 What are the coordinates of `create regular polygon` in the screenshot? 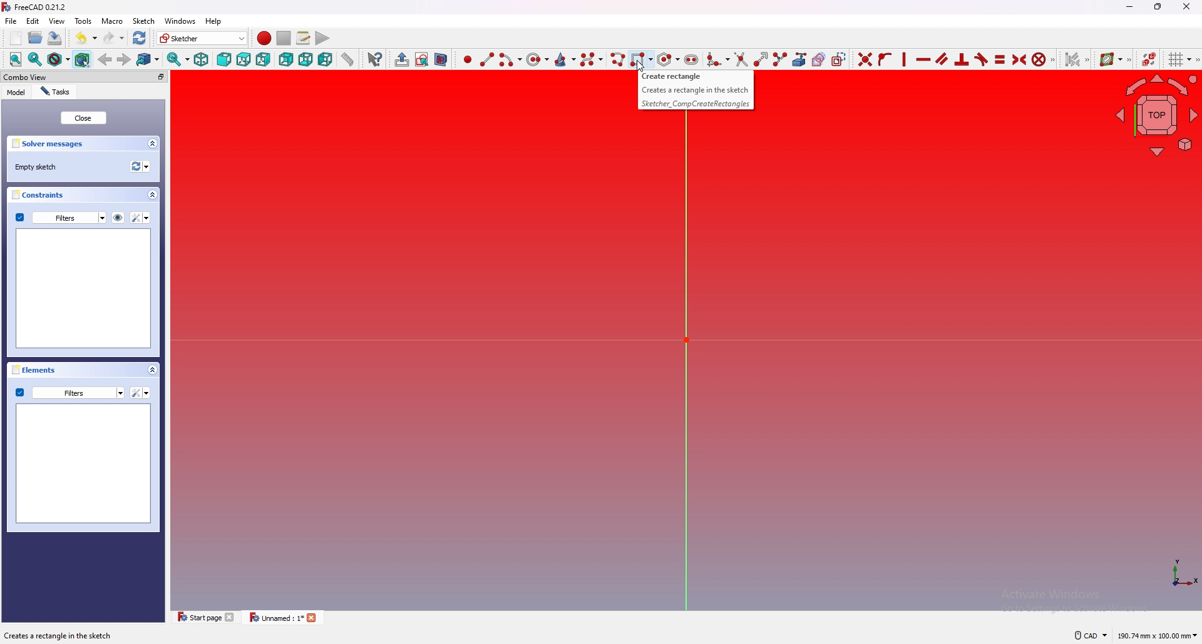 It's located at (668, 59).